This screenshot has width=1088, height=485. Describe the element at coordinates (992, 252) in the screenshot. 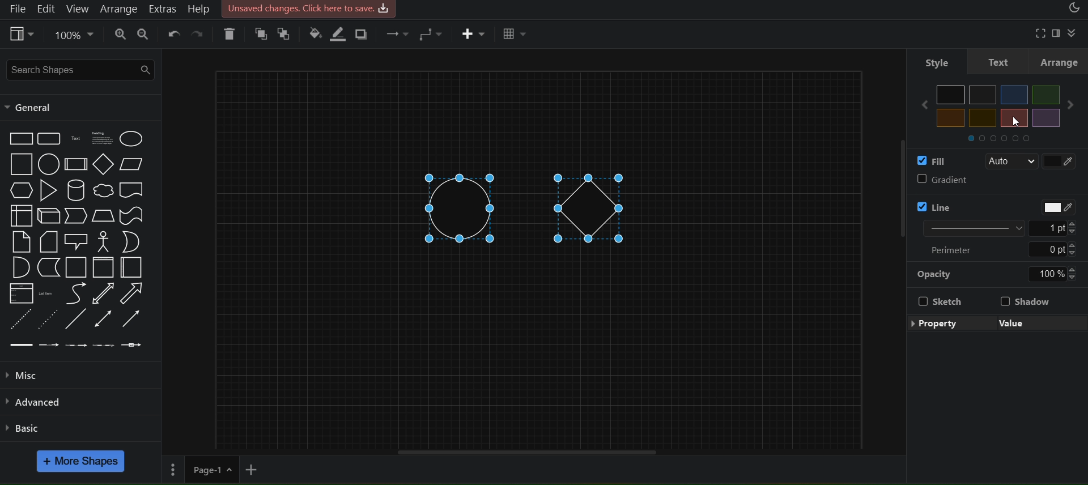

I see `Perimeter` at that location.